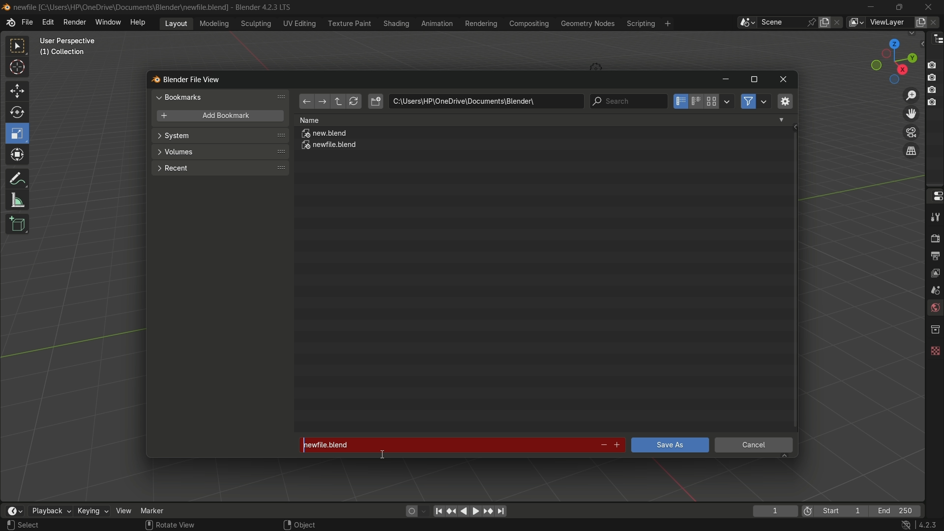 The image size is (944, 531). What do you see at coordinates (618, 445) in the screenshot?
I see `increment file number` at bounding box center [618, 445].